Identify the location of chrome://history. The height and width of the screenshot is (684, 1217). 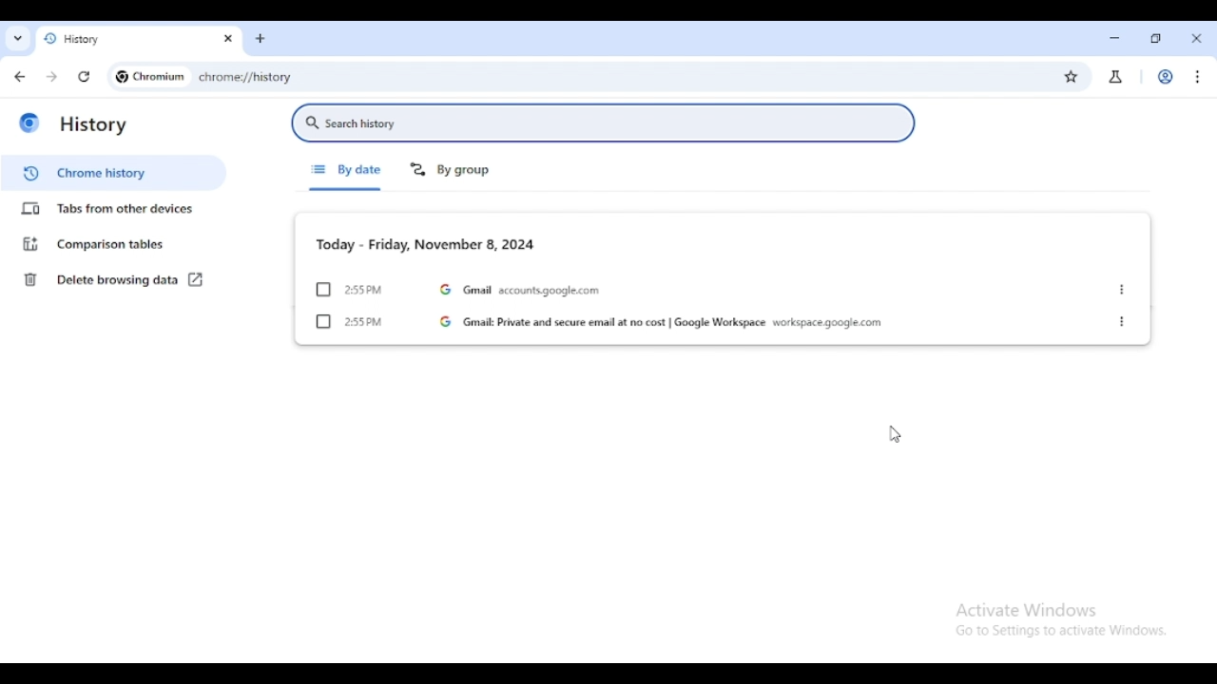
(605, 77).